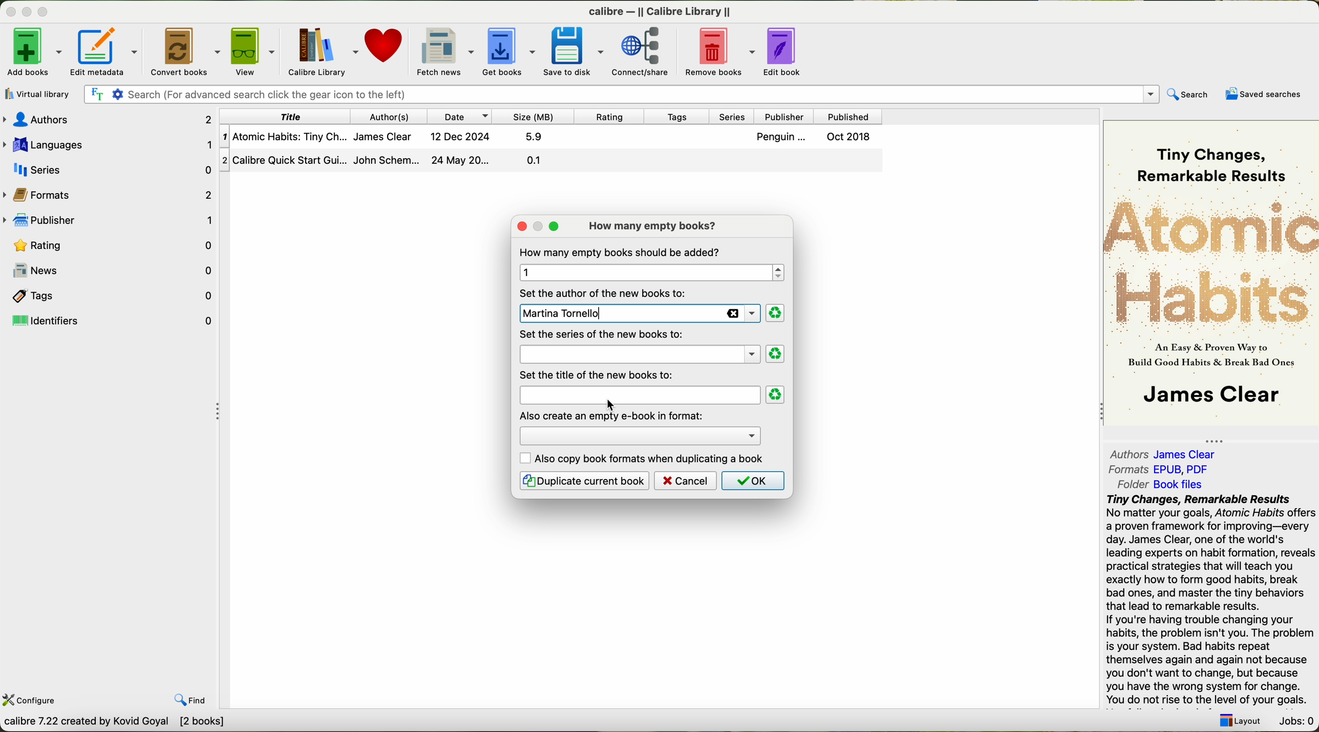 This screenshot has height=732, width=1319. I want to click on formats, so click(111, 194).